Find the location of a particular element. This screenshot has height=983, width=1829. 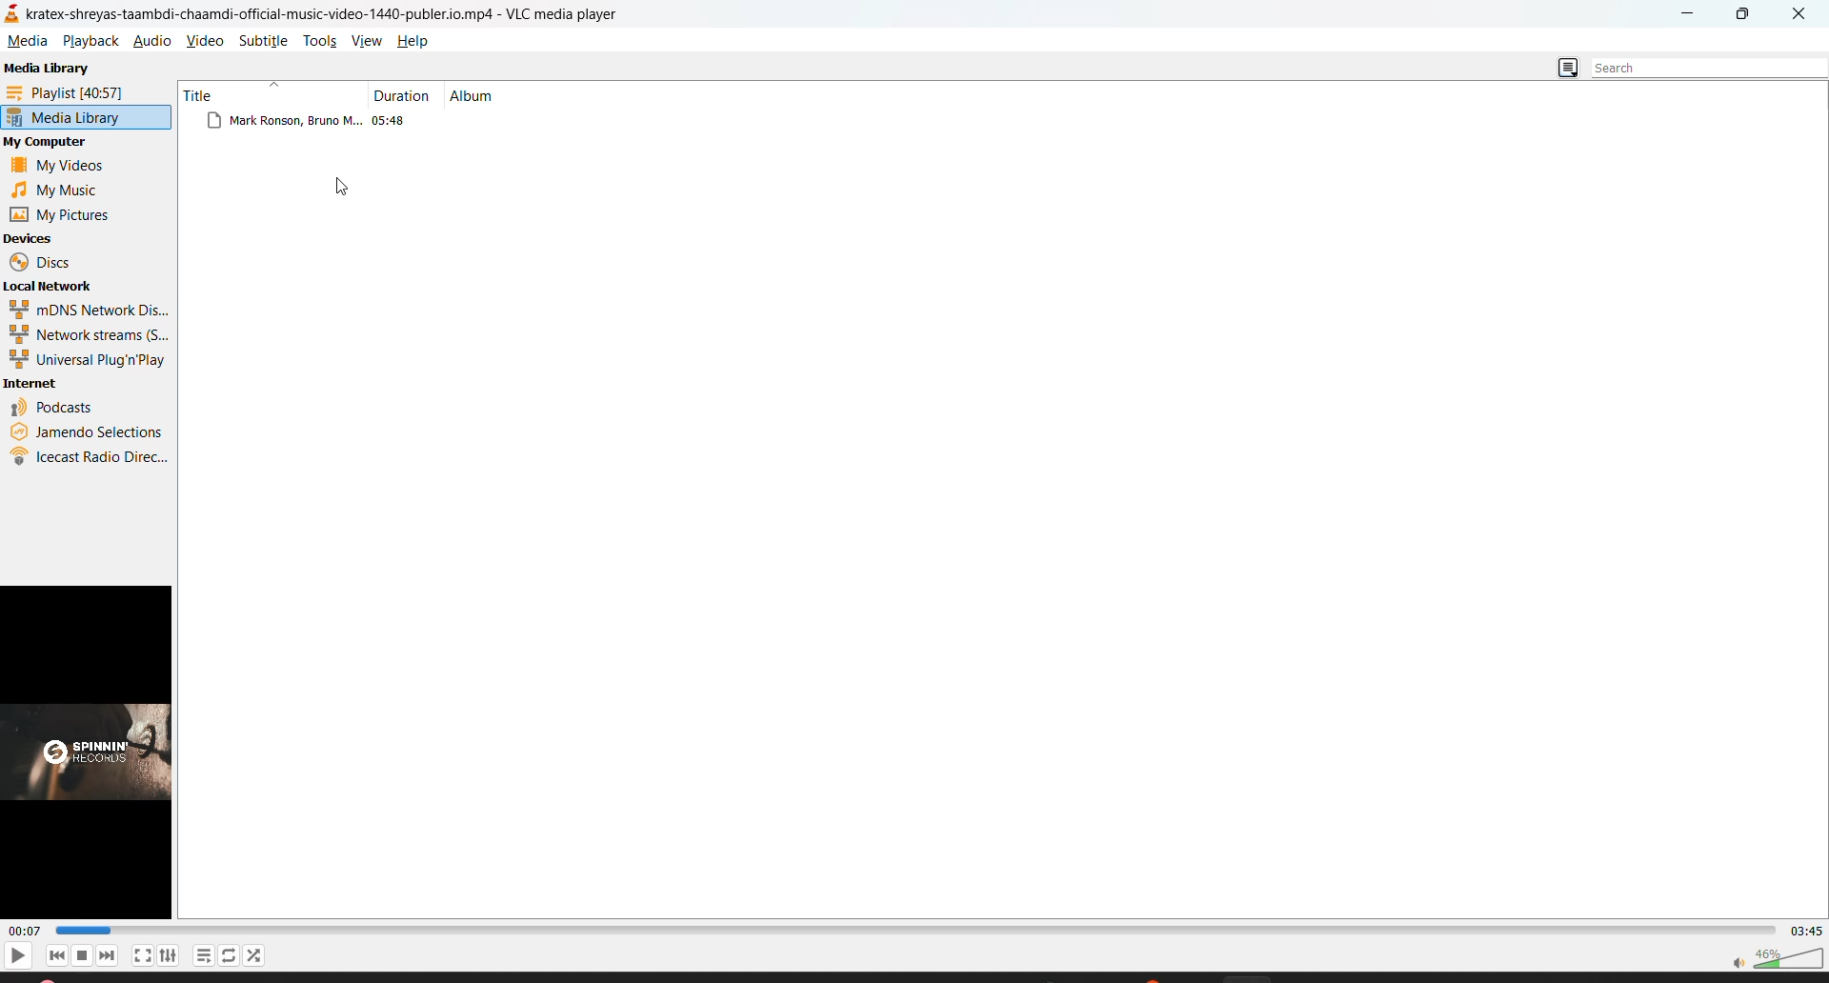

local network is located at coordinates (59, 288).